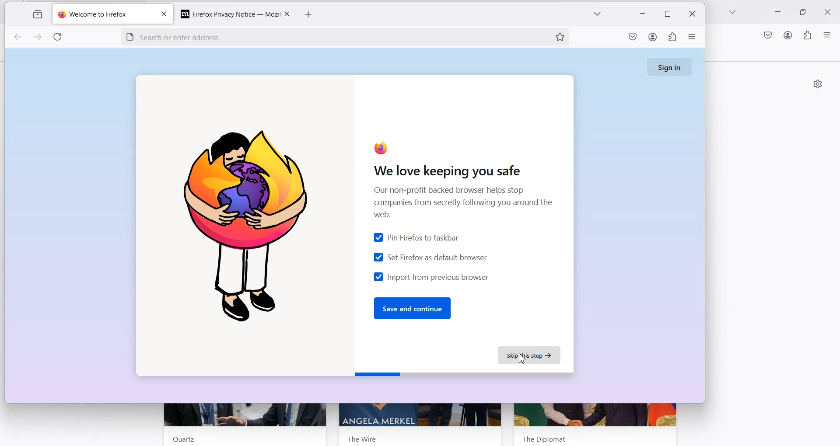 The width and height of the screenshot is (840, 446). I want to click on Open Application menu, so click(828, 35).